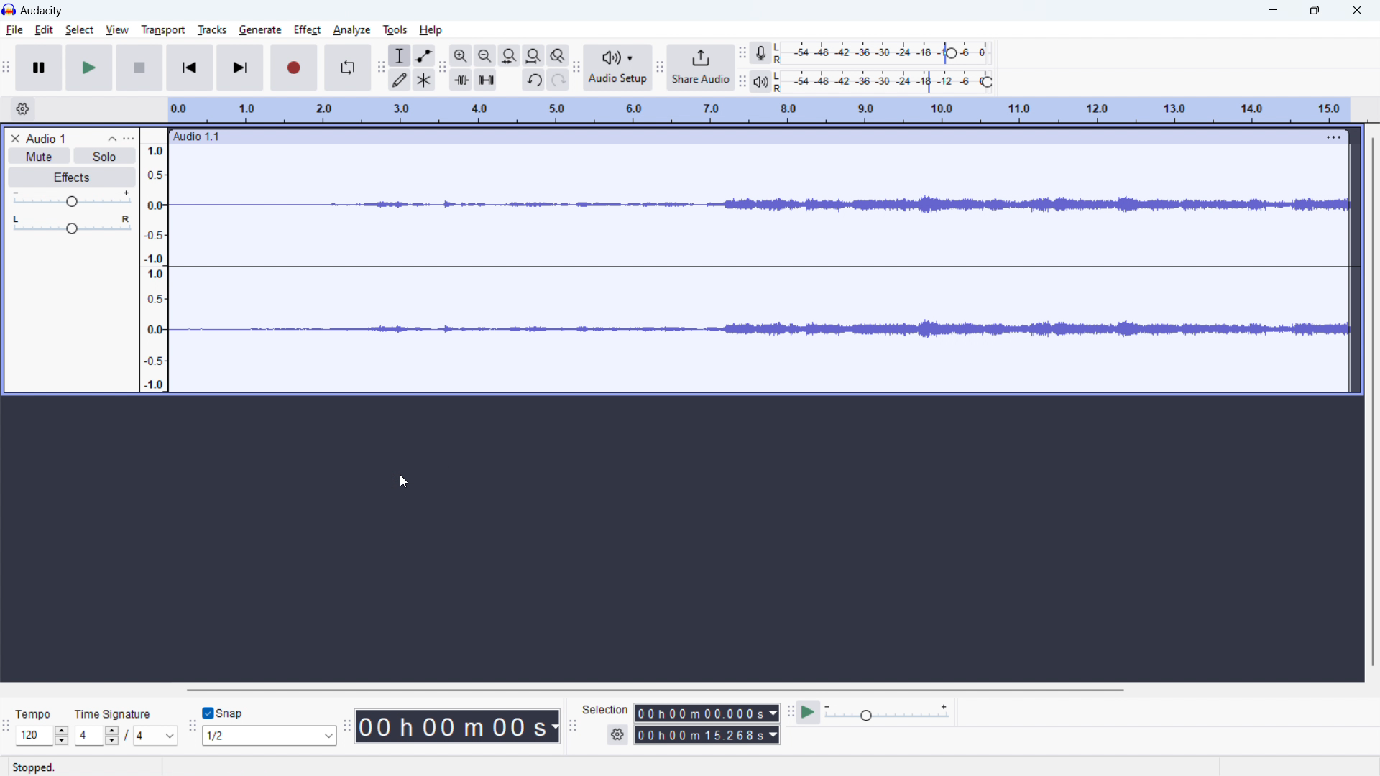 The height and width of the screenshot is (776, 1380). I want to click on fit project to width, so click(533, 55).